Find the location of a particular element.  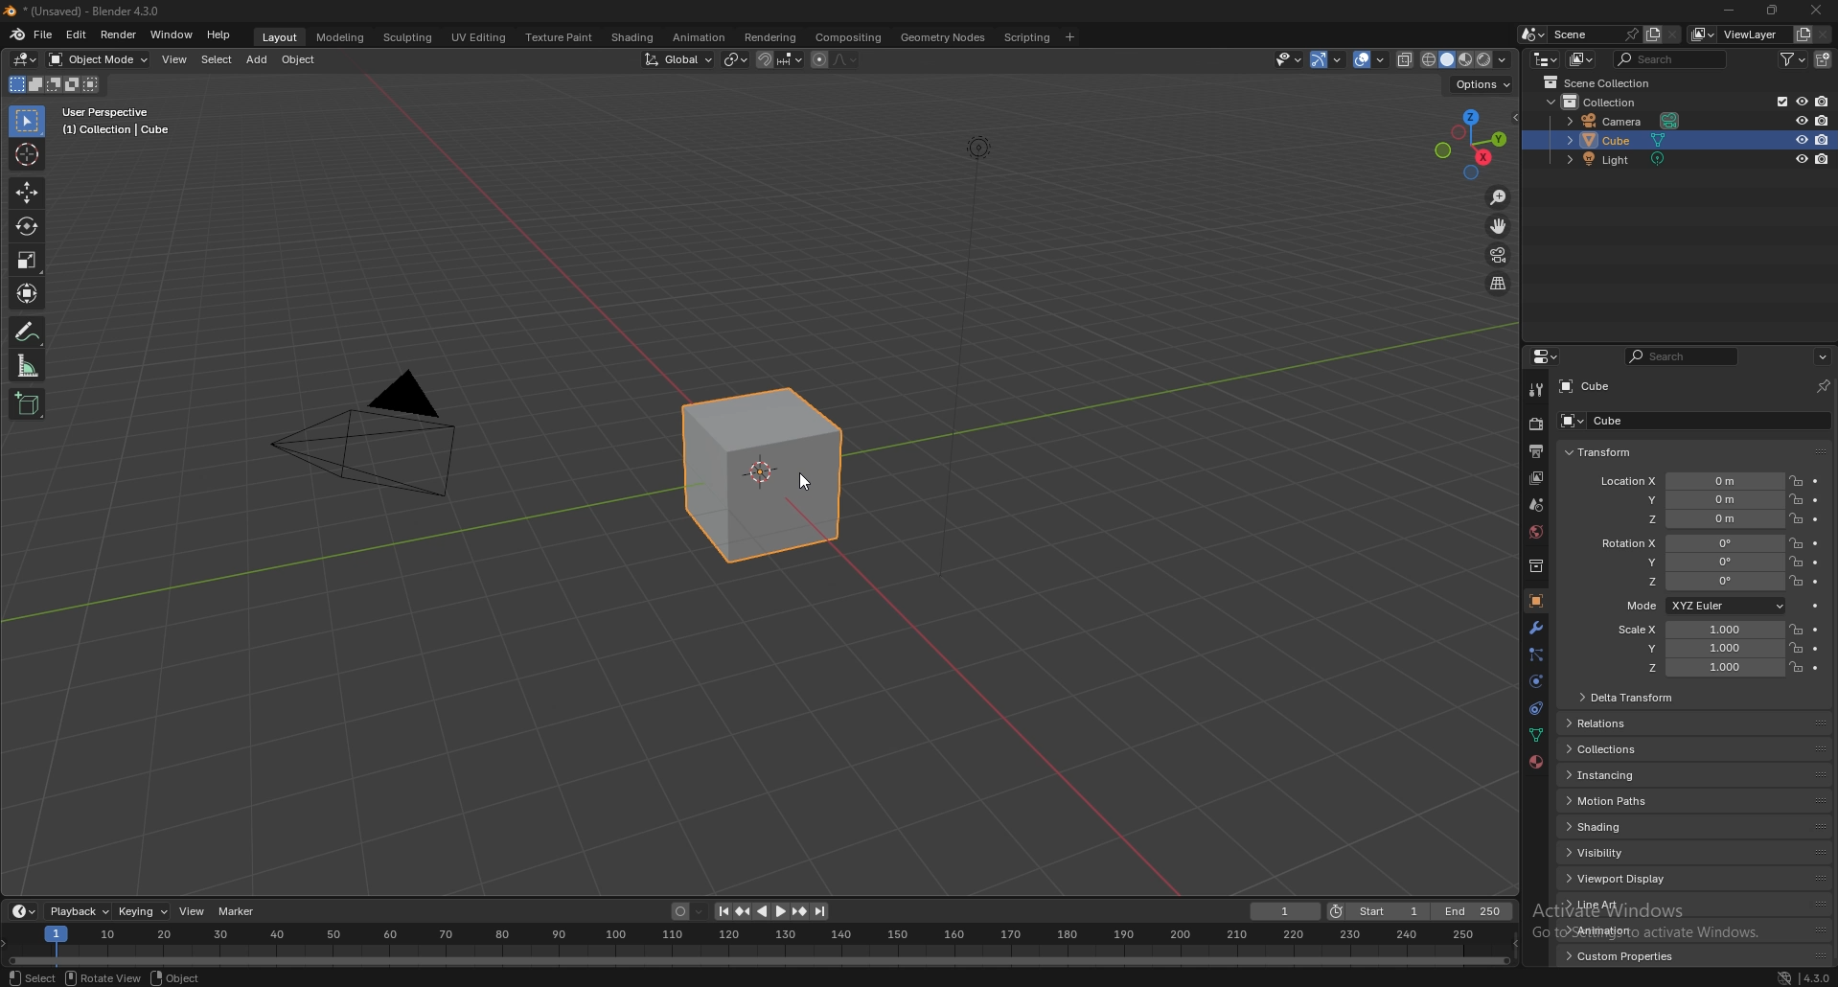

new collection is located at coordinates (1825, 59).